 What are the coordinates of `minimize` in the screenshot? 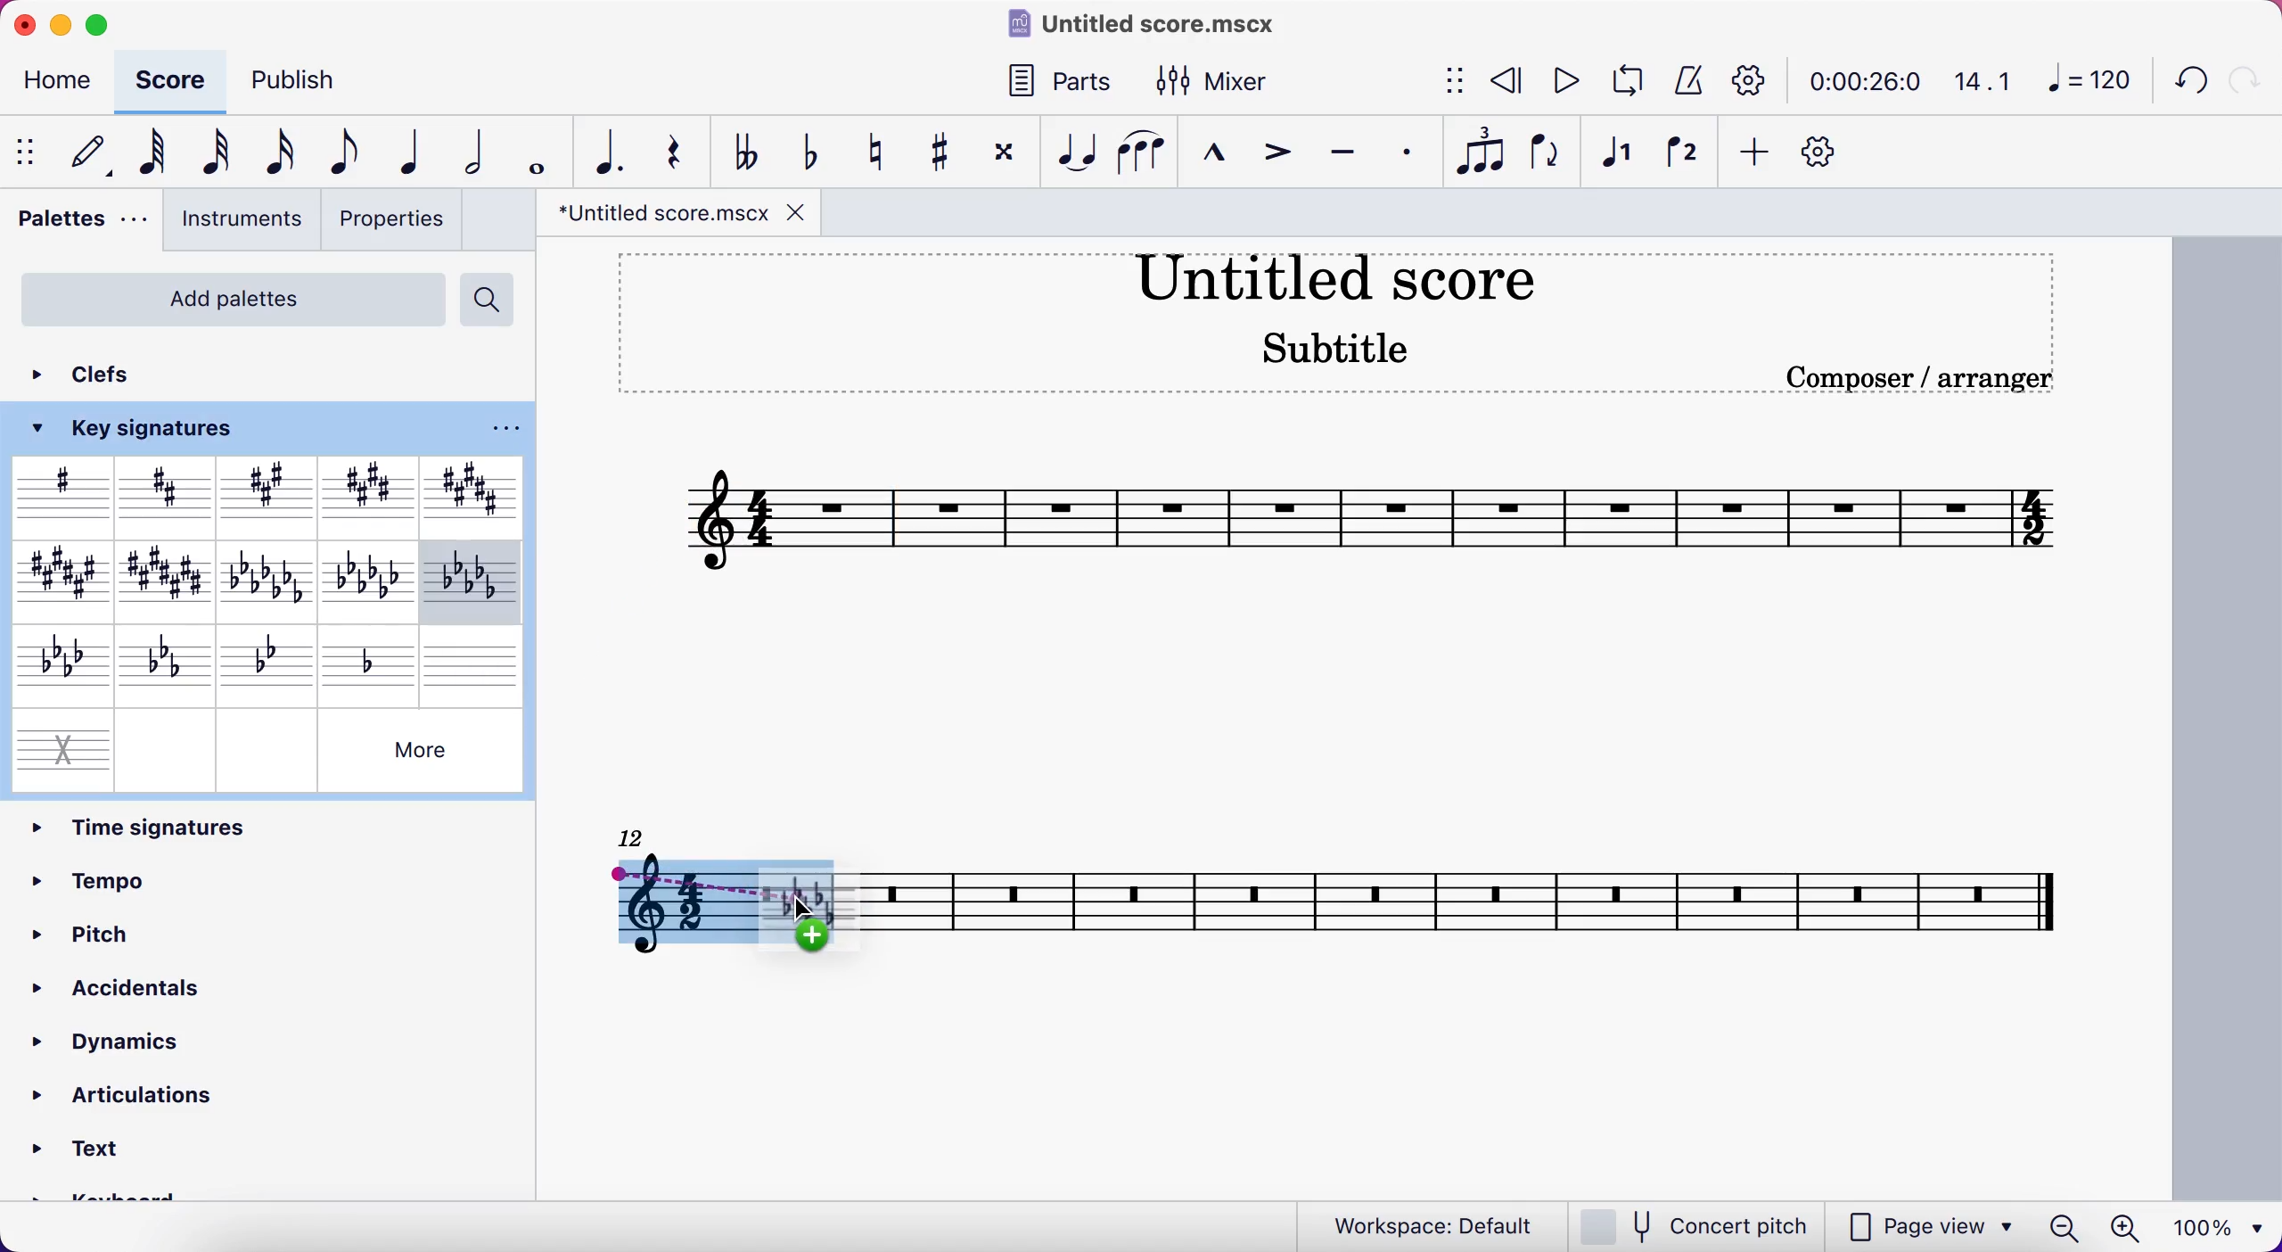 It's located at (66, 25).